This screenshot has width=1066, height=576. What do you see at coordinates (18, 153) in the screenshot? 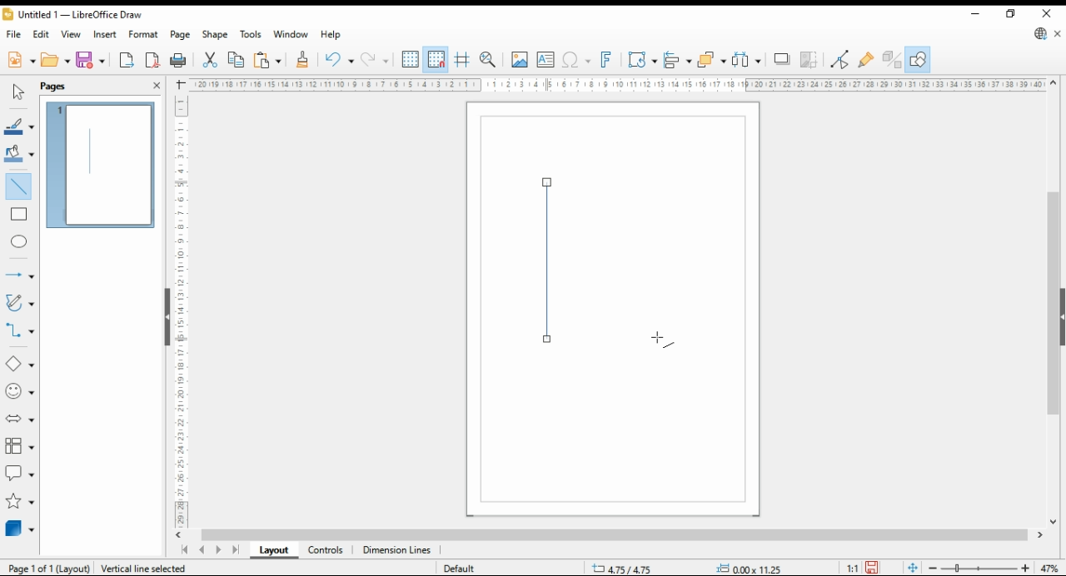
I see `fill color` at bounding box center [18, 153].